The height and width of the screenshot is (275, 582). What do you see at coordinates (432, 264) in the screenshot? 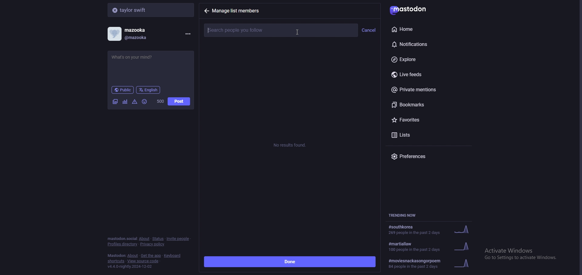
I see `trending` at bounding box center [432, 264].